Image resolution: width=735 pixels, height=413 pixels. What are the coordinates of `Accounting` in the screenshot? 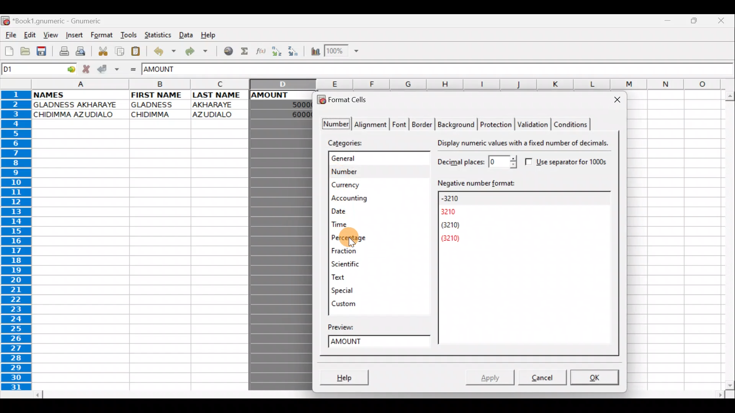 It's located at (365, 198).